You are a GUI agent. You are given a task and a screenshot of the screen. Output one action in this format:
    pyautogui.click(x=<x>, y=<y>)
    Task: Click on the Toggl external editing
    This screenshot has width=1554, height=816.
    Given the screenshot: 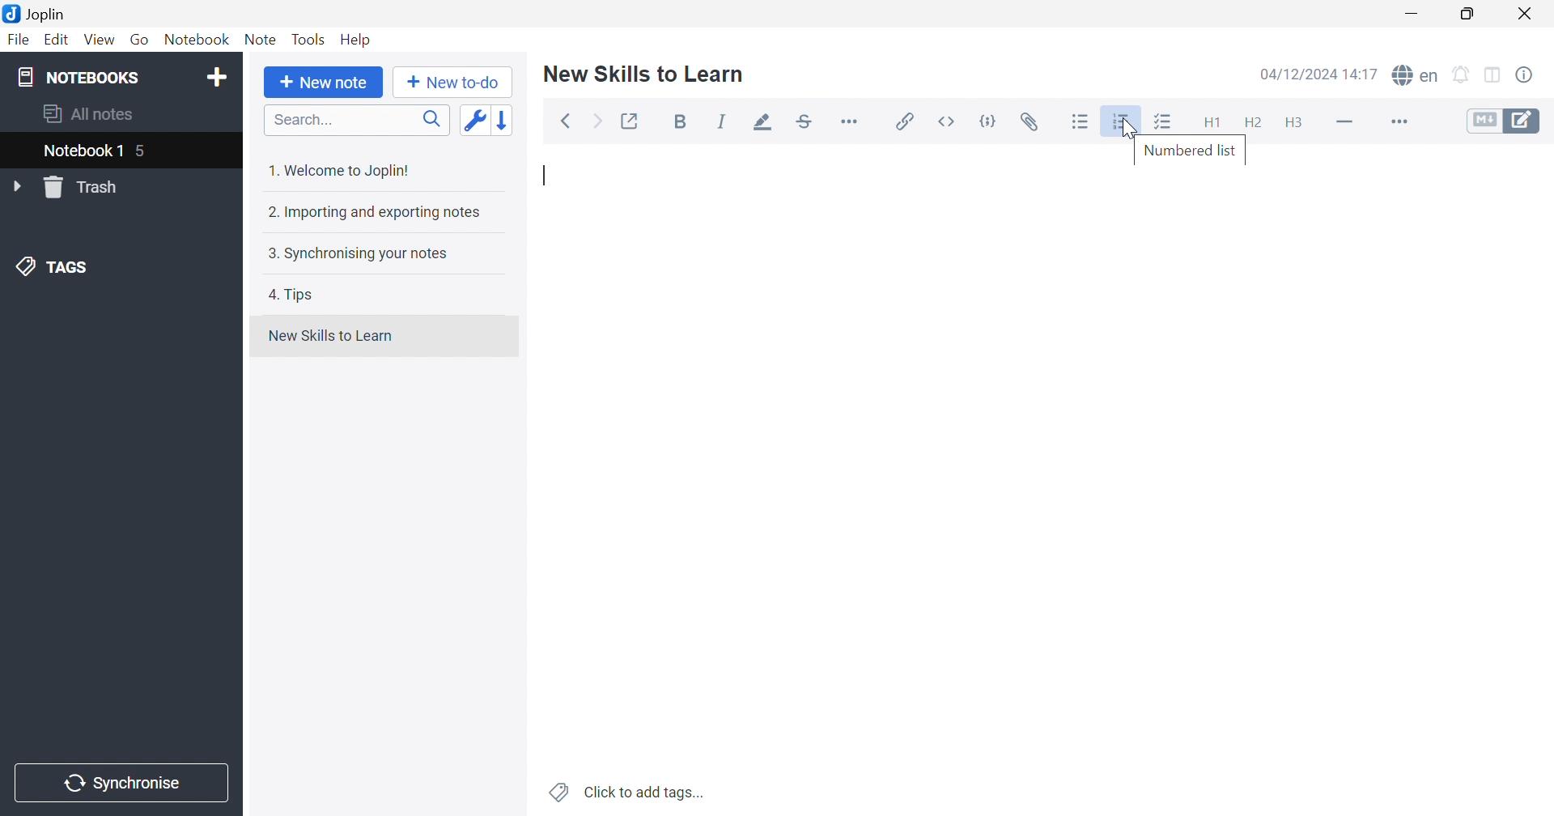 What is the action you would take?
    pyautogui.click(x=631, y=121)
    